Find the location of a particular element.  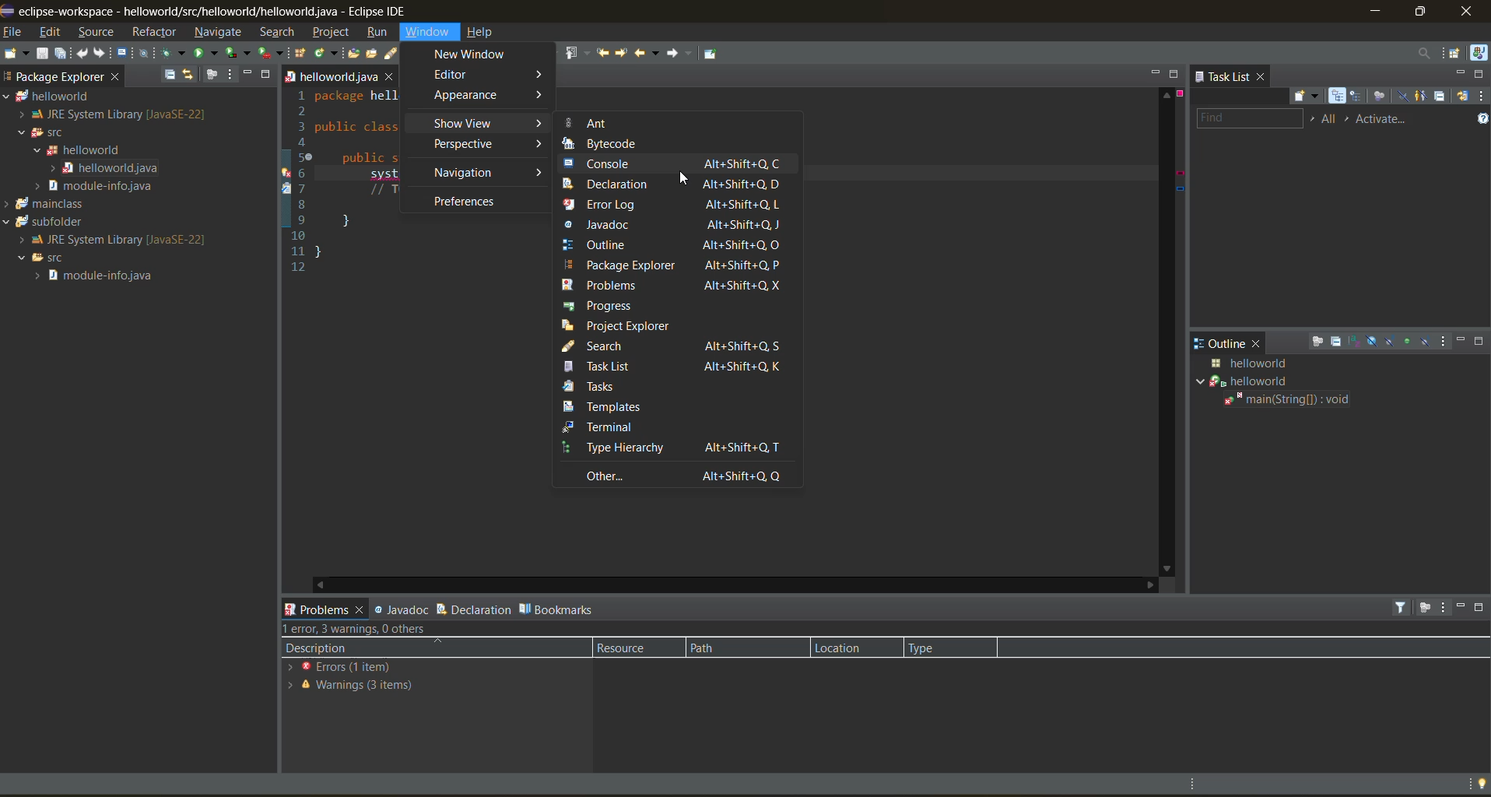

sort is located at coordinates (1359, 342).